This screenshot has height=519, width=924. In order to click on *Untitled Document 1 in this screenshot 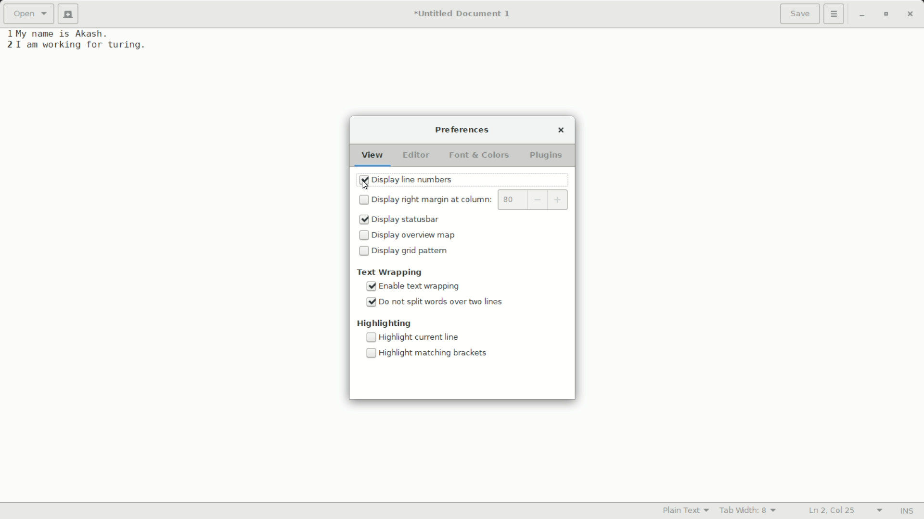, I will do `click(465, 14)`.